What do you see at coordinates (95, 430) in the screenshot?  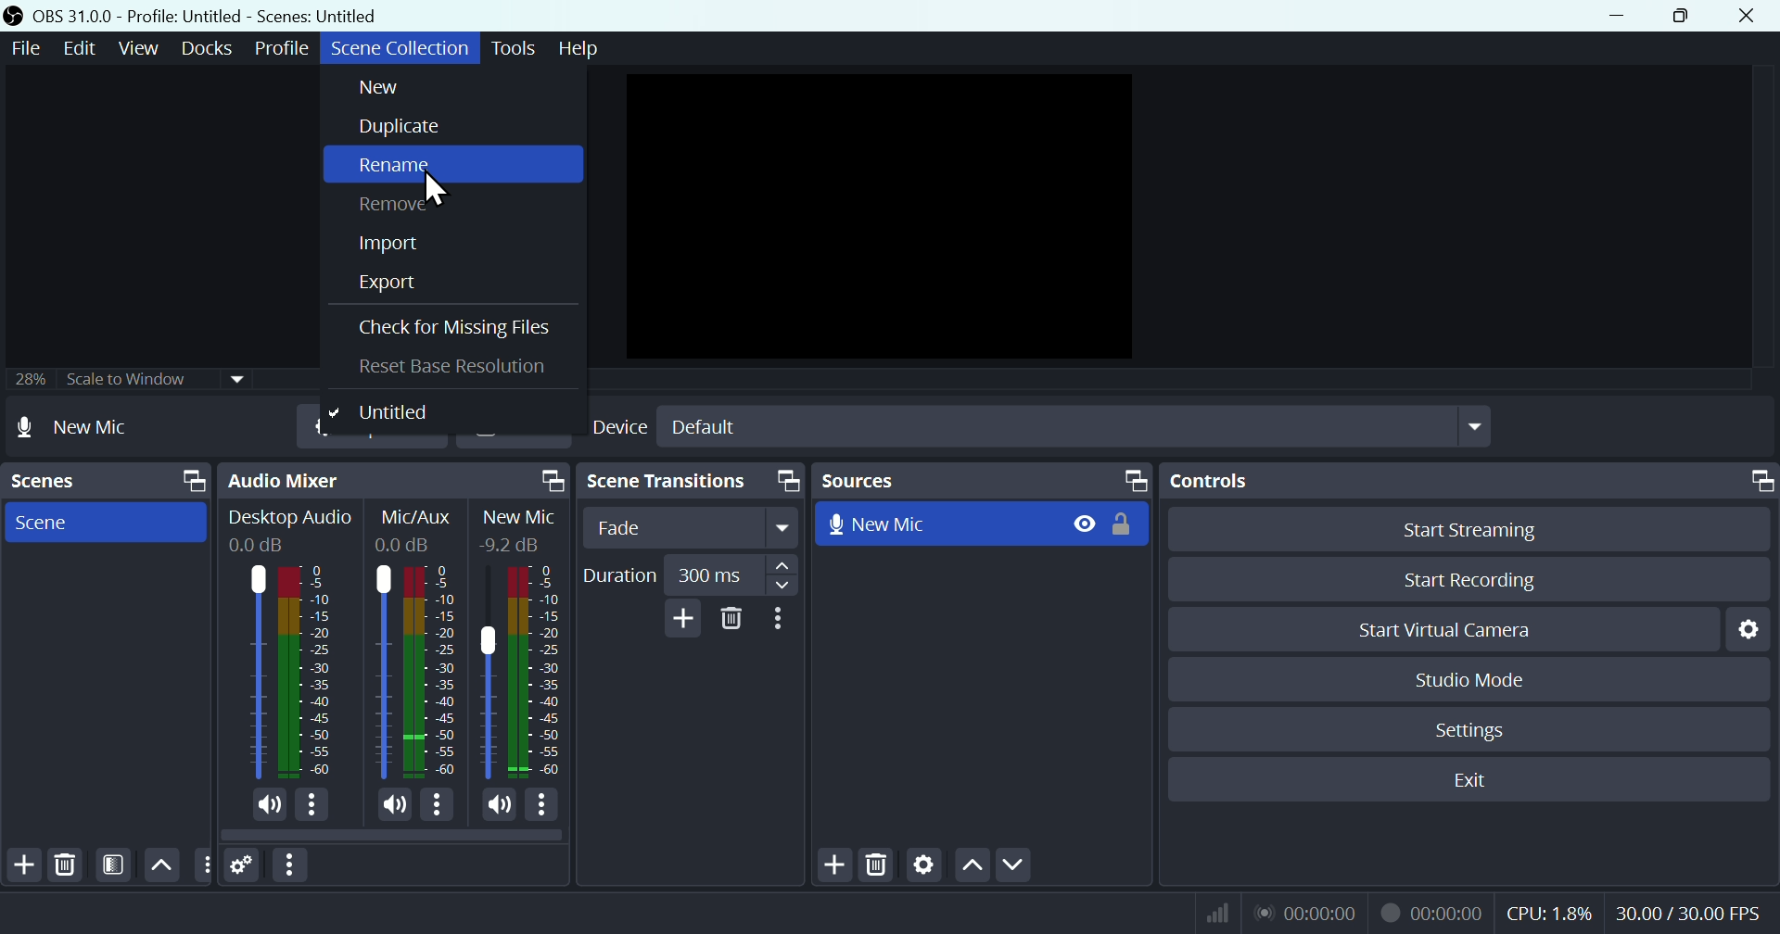 I see `New mic` at bounding box center [95, 430].